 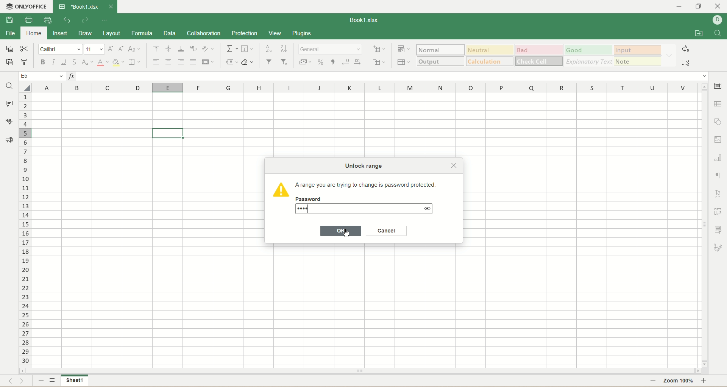 What do you see at coordinates (696, 34) in the screenshot?
I see `open file location` at bounding box center [696, 34].